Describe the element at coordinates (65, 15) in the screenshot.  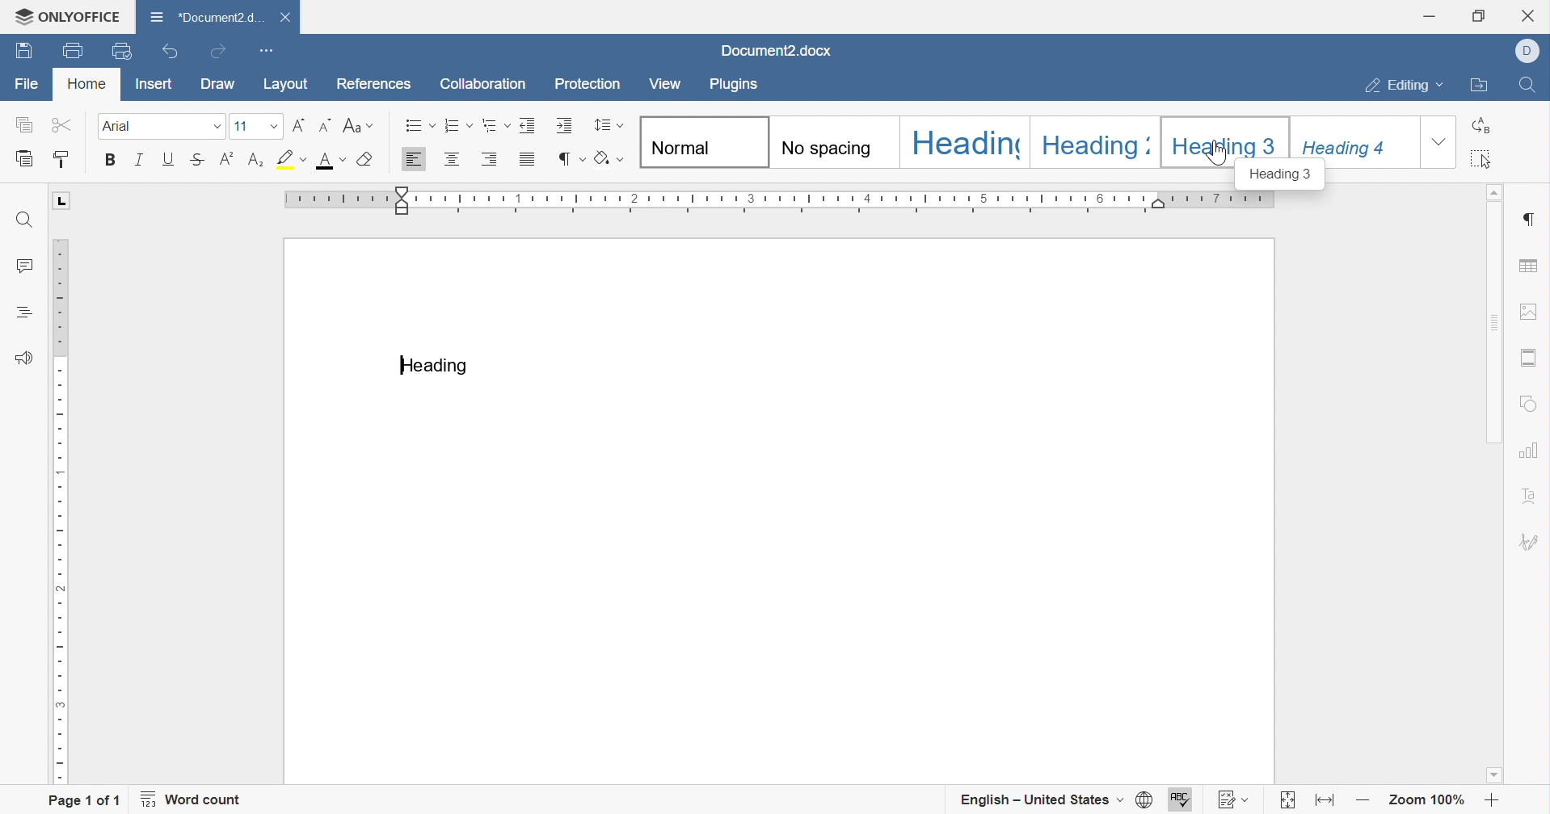
I see `ONLYOFFICE` at that location.